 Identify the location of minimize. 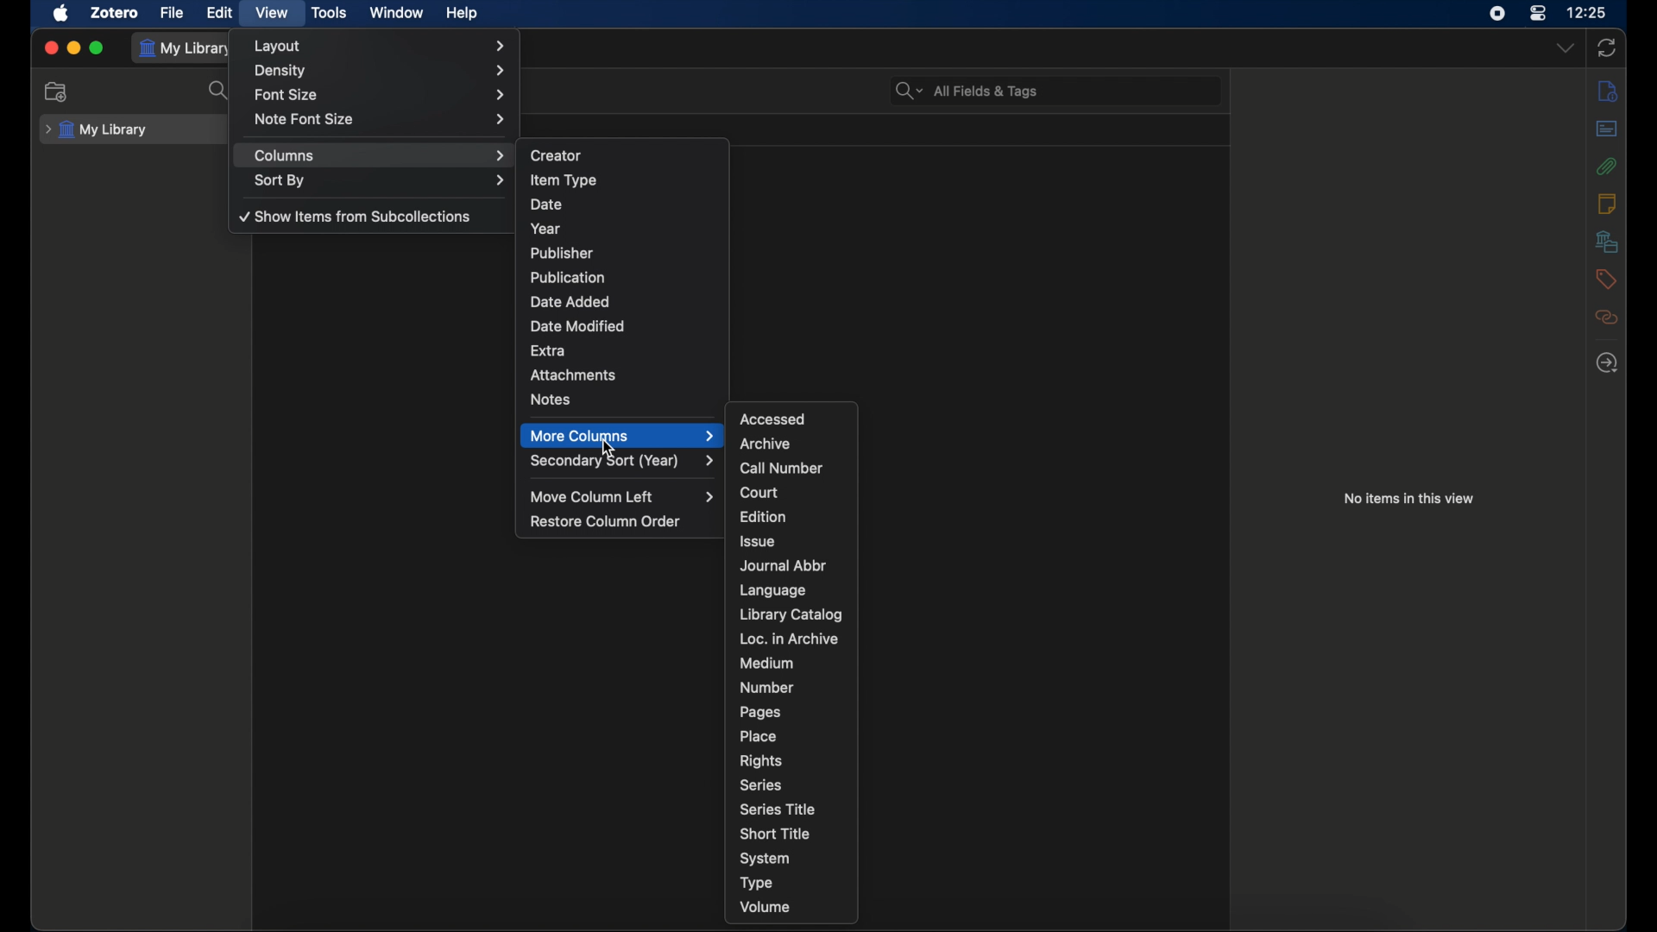
(72, 47).